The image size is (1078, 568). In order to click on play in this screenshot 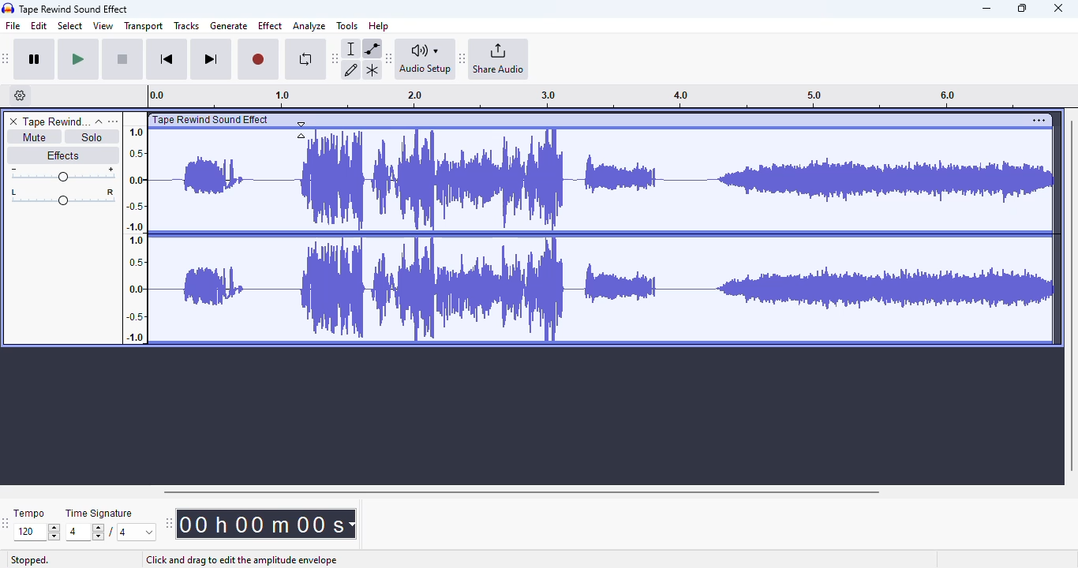, I will do `click(78, 60)`.